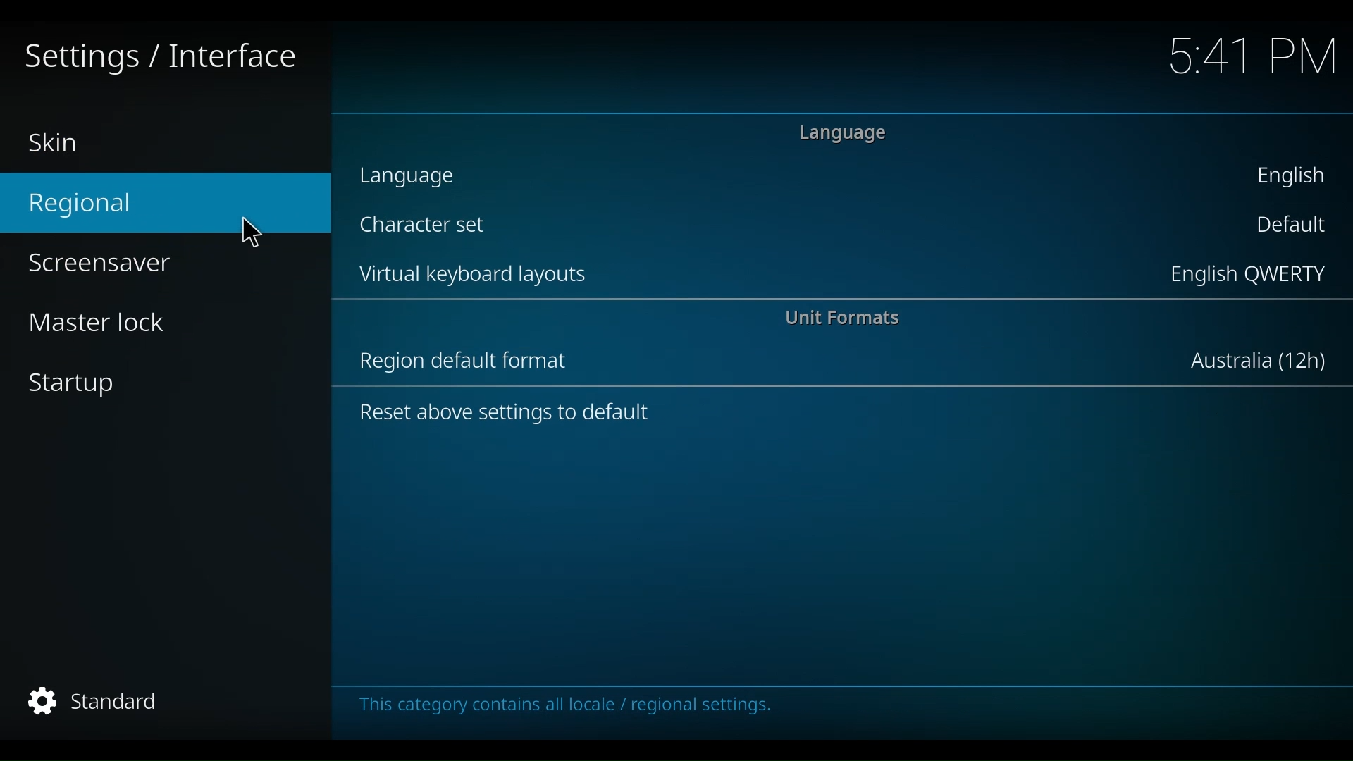 Image resolution: width=1353 pixels, height=761 pixels. What do you see at coordinates (853, 135) in the screenshot?
I see `Language` at bounding box center [853, 135].